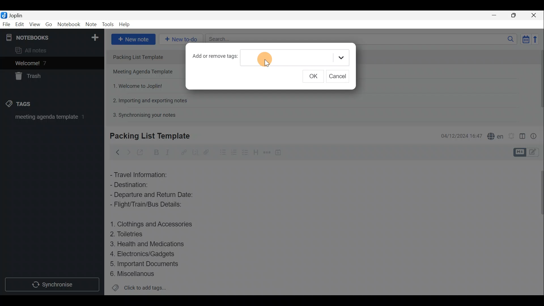 The image size is (544, 306). What do you see at coordinates (337, 76) in the screenshot?
I see `Cancel` at bounding box center [337, 76].